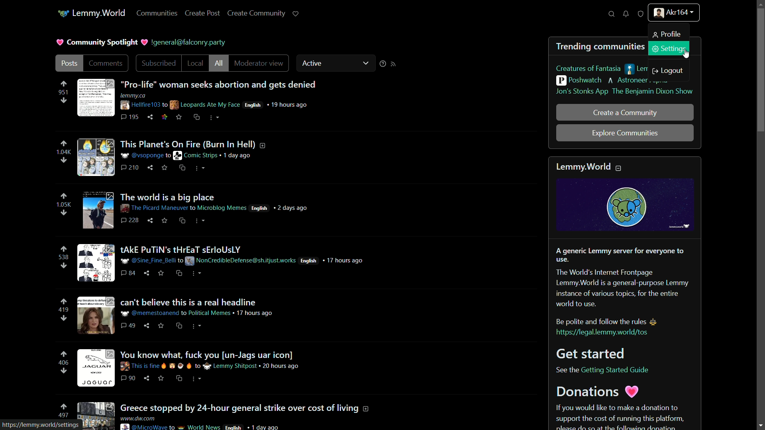 This screenshot has width=765, height=430. I want to click on Heart logo, so click(144, 42).